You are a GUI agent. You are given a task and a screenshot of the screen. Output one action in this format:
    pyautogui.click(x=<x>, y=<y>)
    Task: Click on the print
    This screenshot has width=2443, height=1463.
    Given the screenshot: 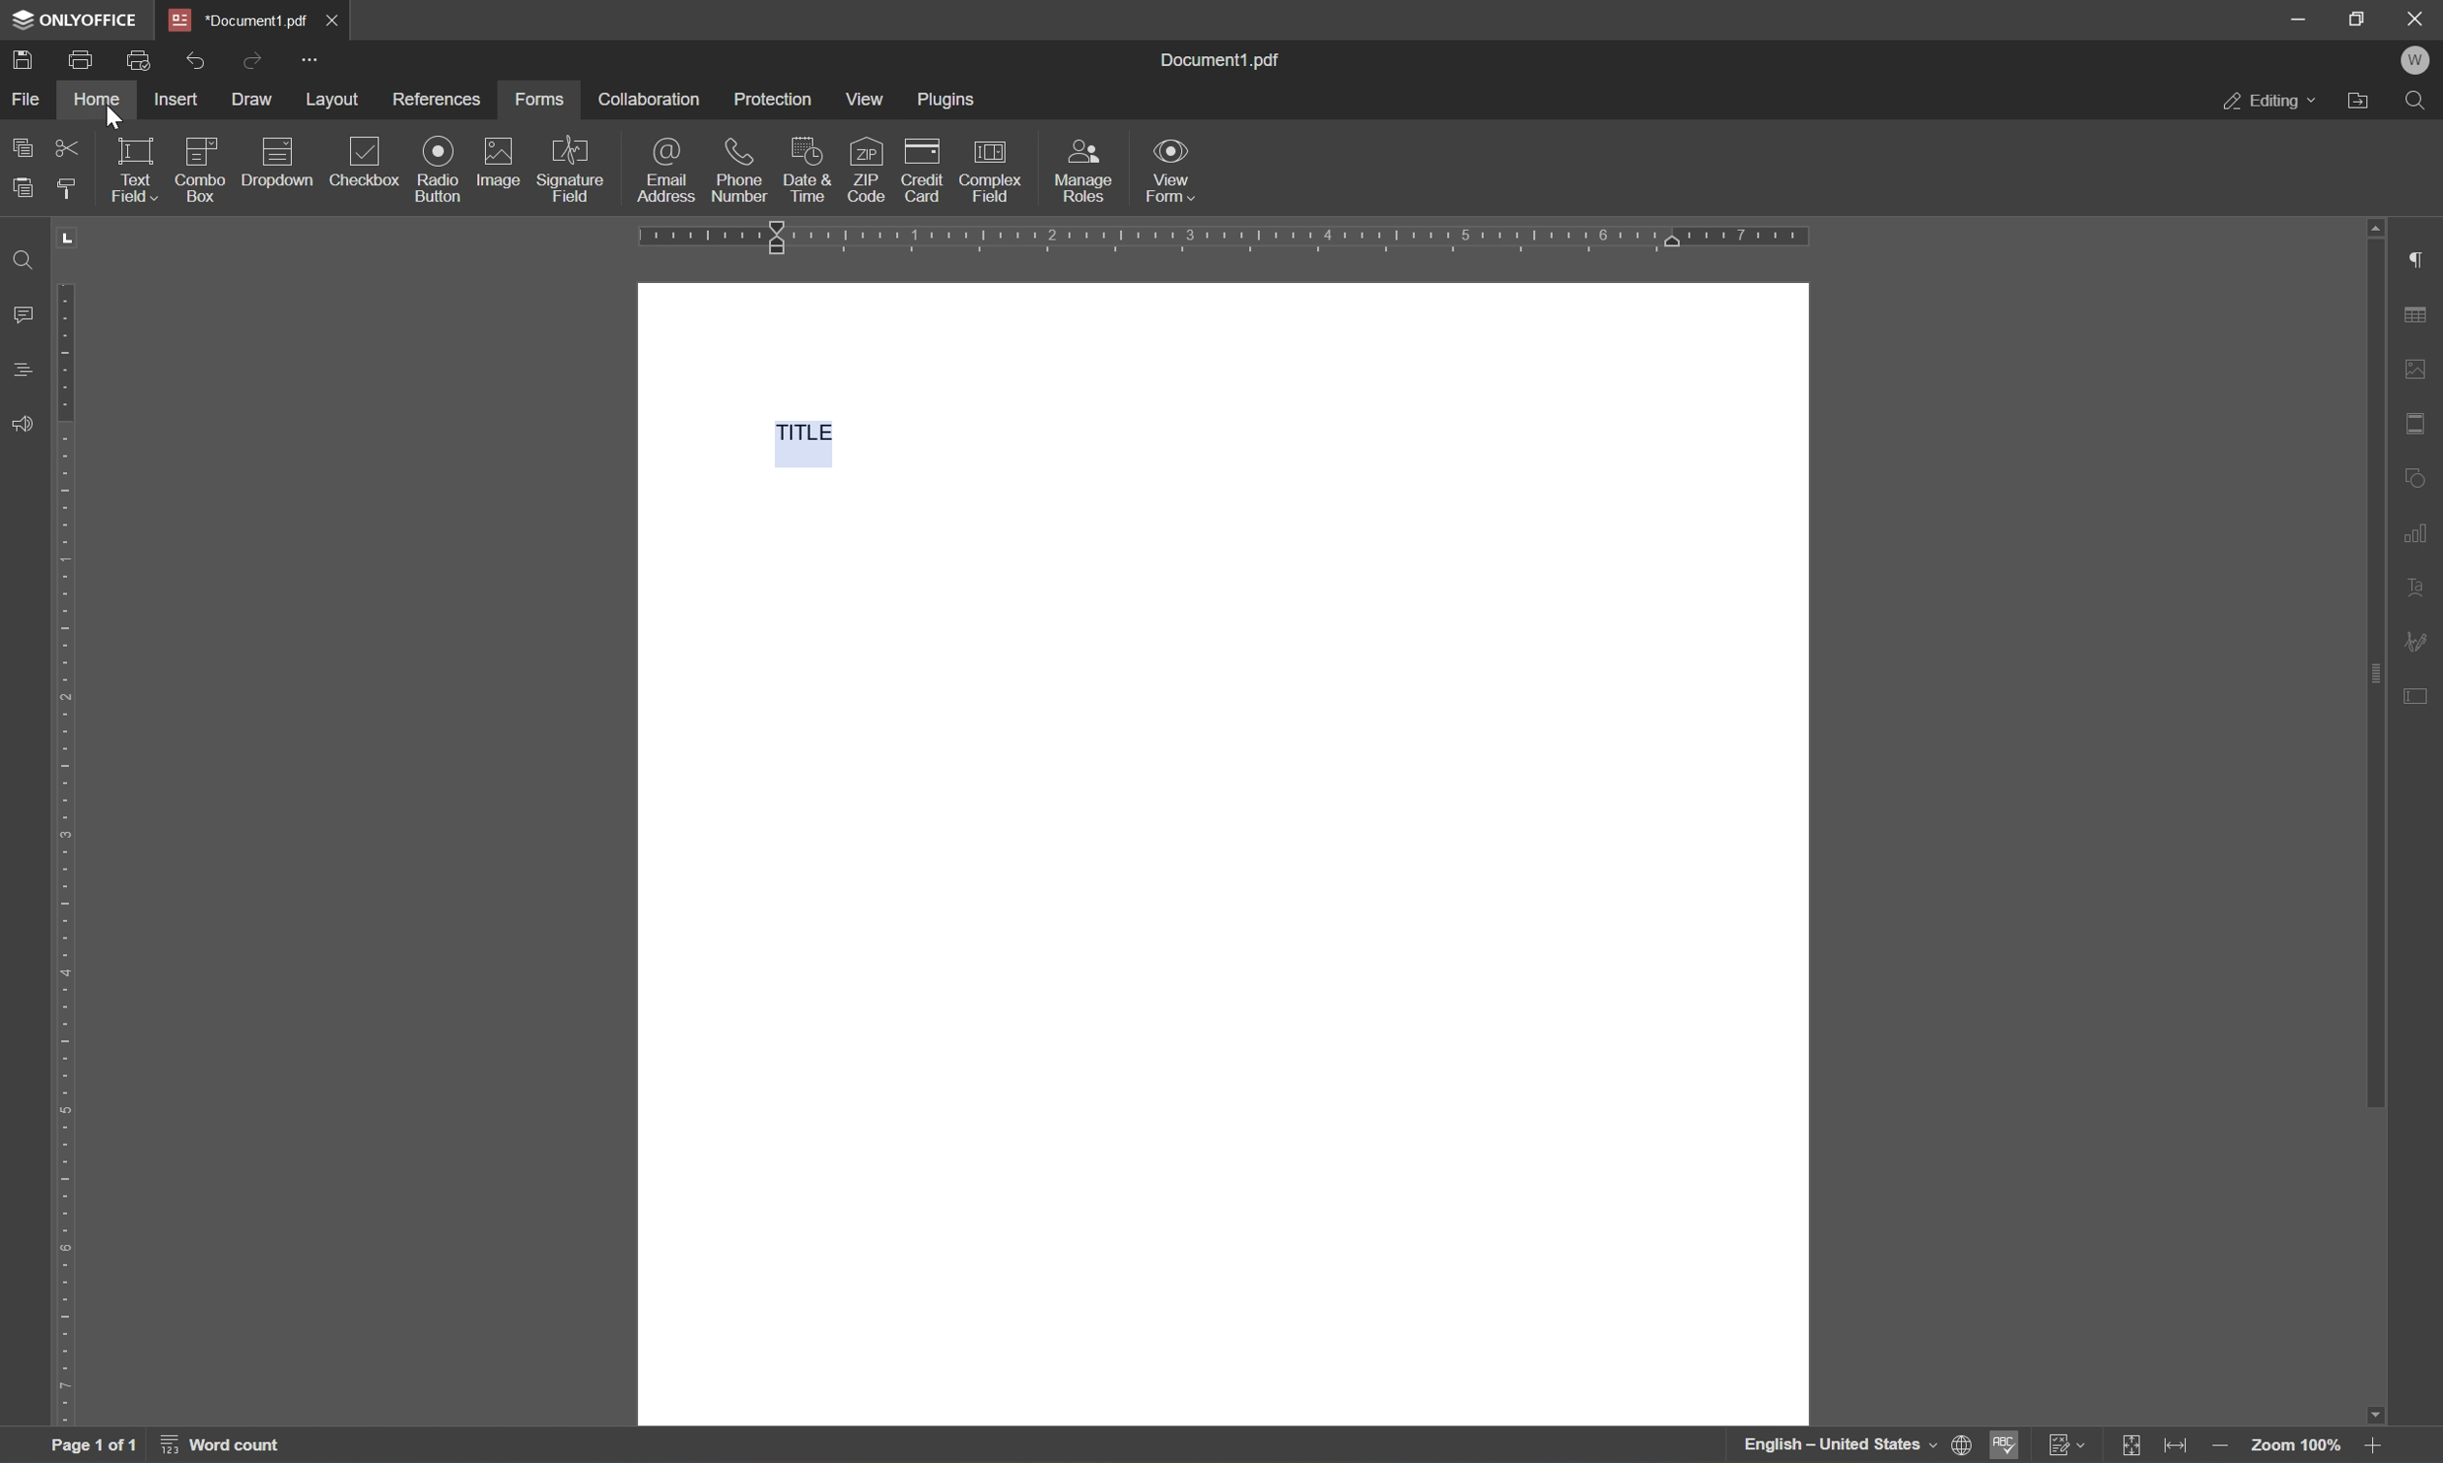 What is the action you would take?
    pyautogui.click(x=84, y=60)
    